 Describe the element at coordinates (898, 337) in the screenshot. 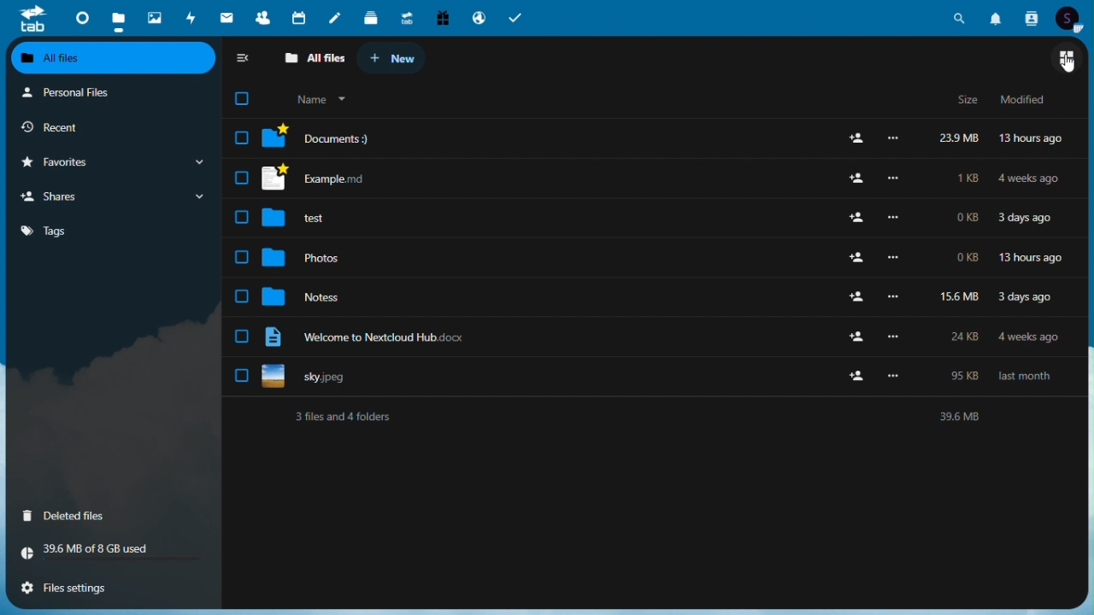

I see `` at that location.